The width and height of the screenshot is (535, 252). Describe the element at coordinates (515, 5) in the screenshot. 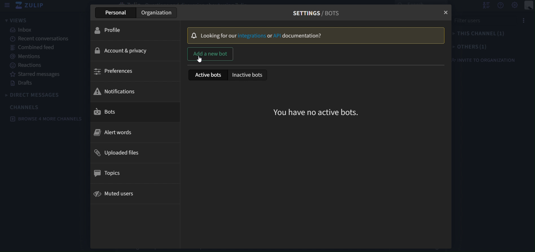

I see `Setting` at that location.